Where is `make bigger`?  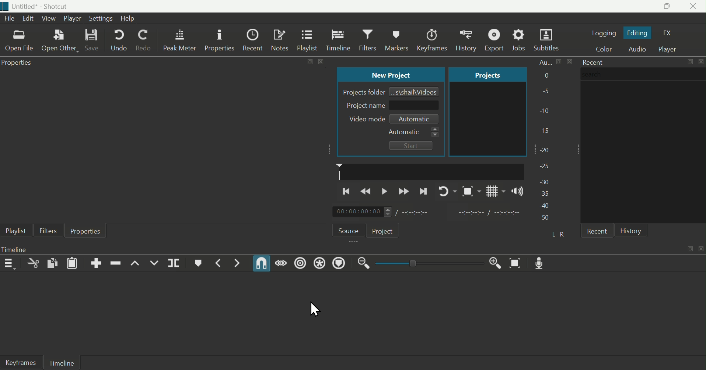
make bigger is located at coordinates (559, 62).